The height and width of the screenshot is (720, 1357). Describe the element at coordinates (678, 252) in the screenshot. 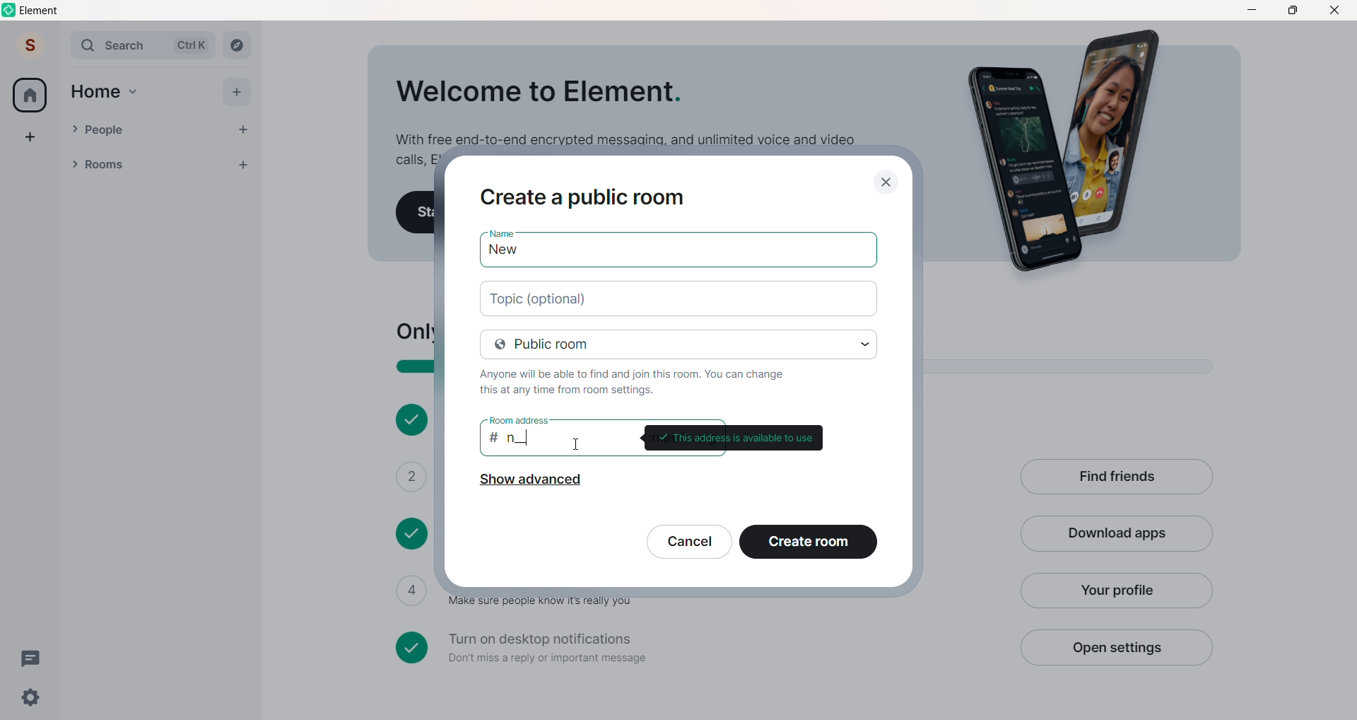

I see `named added: "new"` at that location.